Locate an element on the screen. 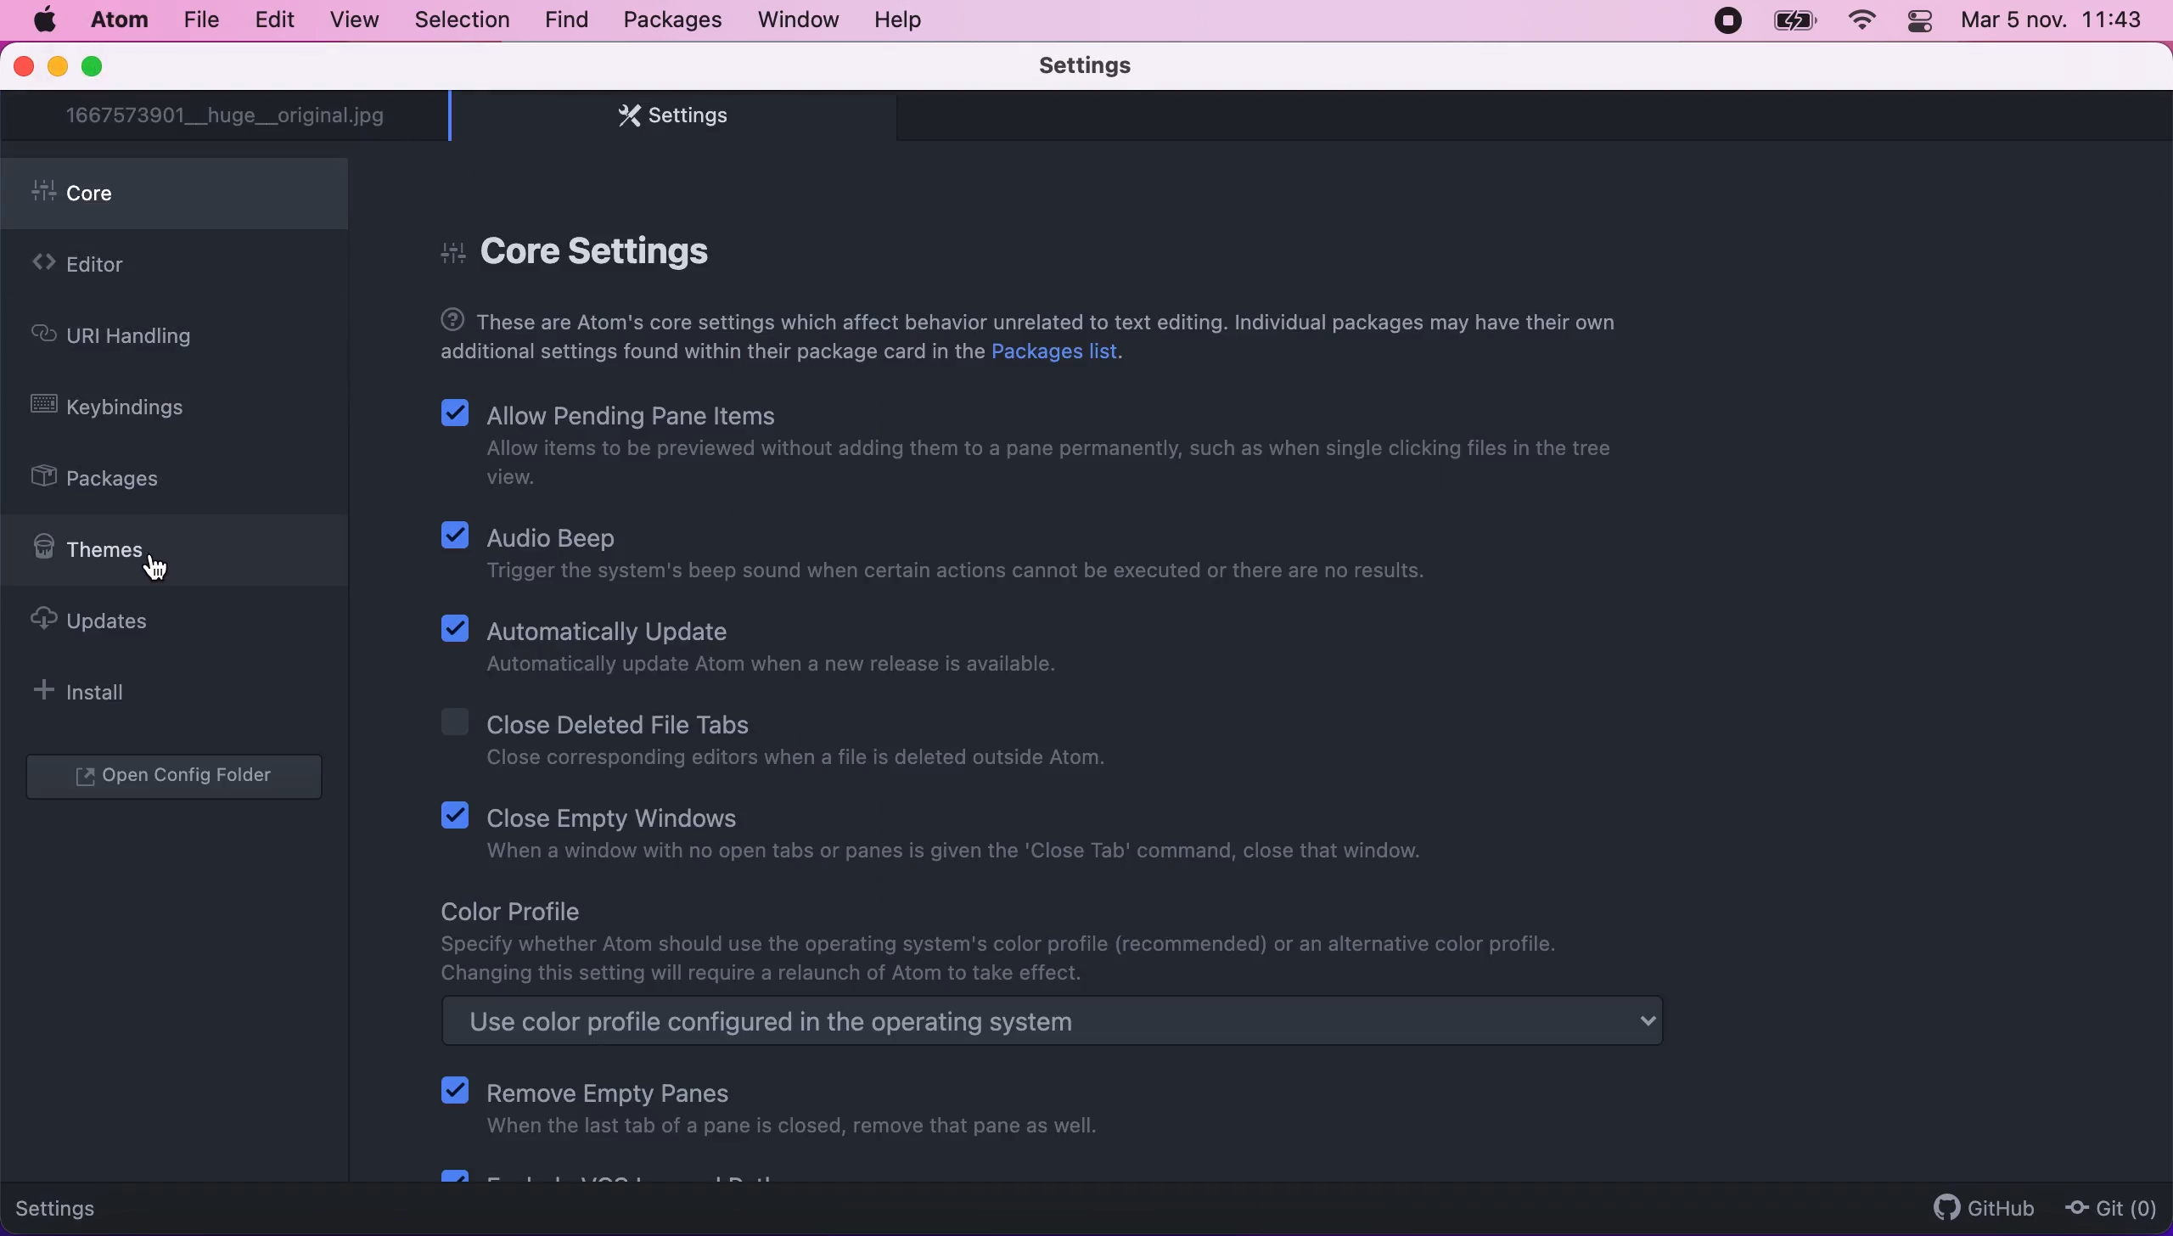 Image resolution: width=2173 pixels, height=1236 pixels. view is located at coordinates (351, 22).